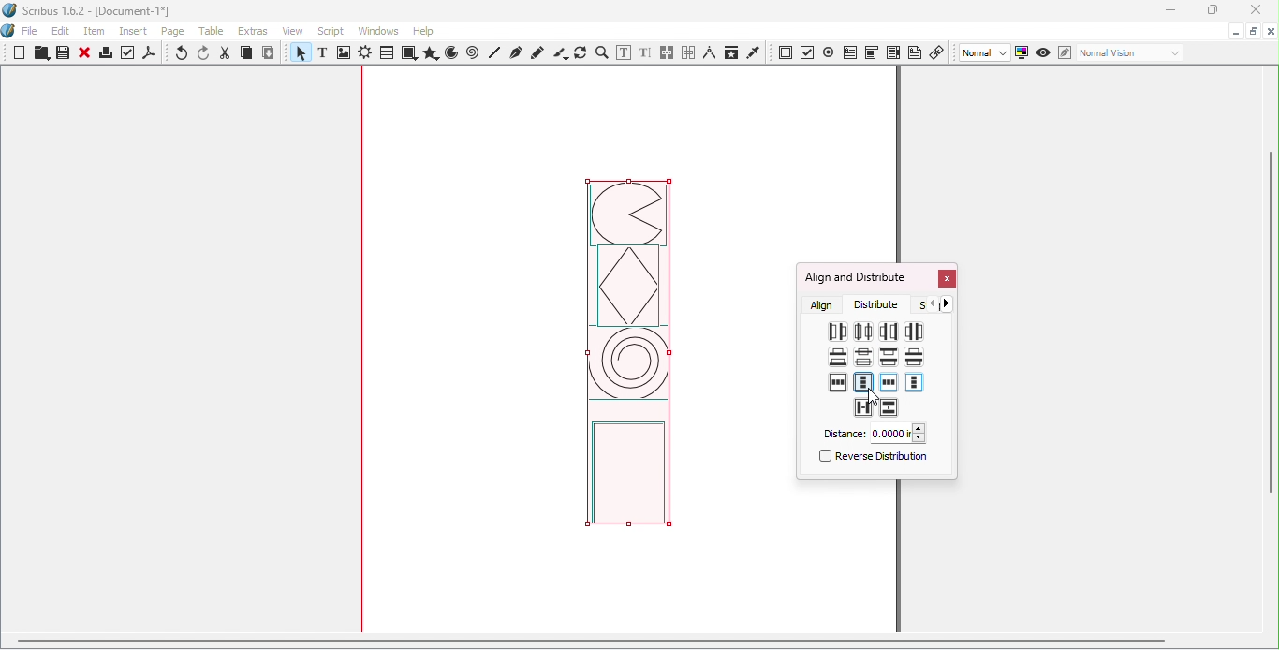  I want to click on Go forward, so click(950, 303).